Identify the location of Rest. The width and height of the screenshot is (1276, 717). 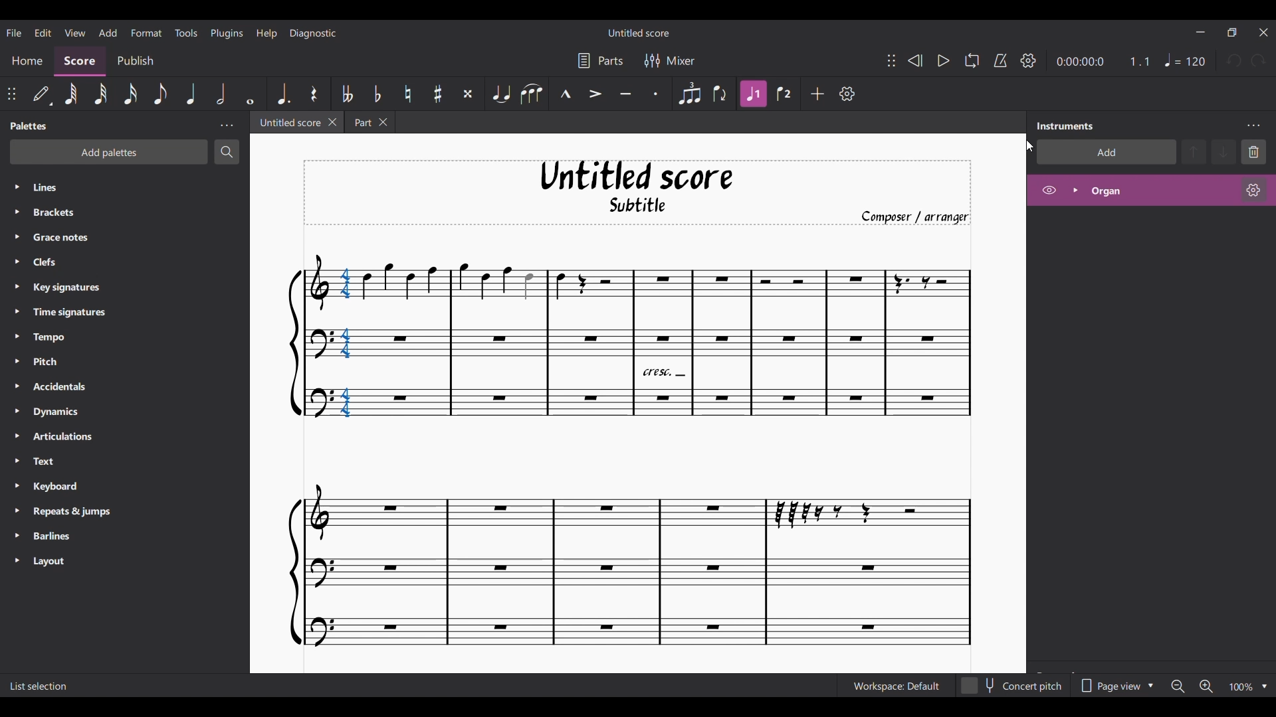
(313, 94).